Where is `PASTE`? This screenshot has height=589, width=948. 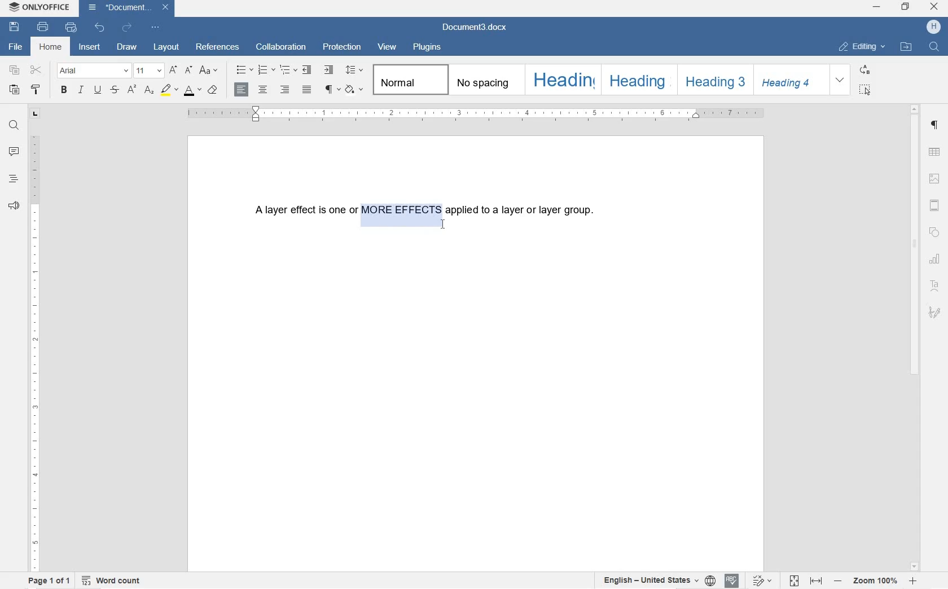
PASTE is located at coordinates (14, 89).